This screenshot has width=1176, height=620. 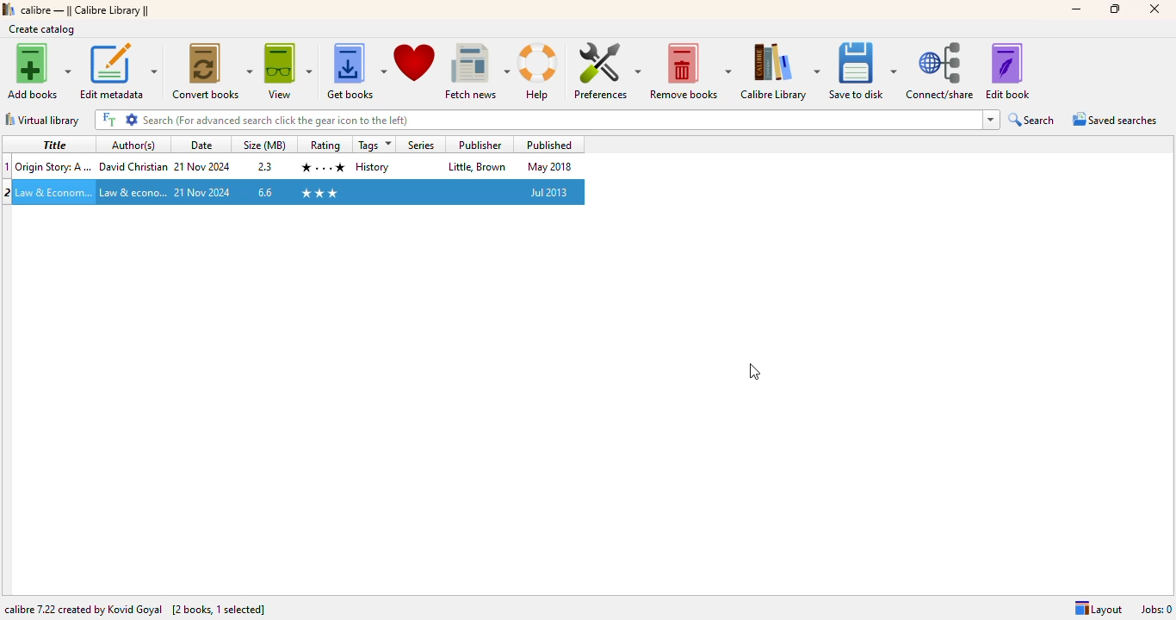 I want to click on cursor, so click(x=754, y=372).